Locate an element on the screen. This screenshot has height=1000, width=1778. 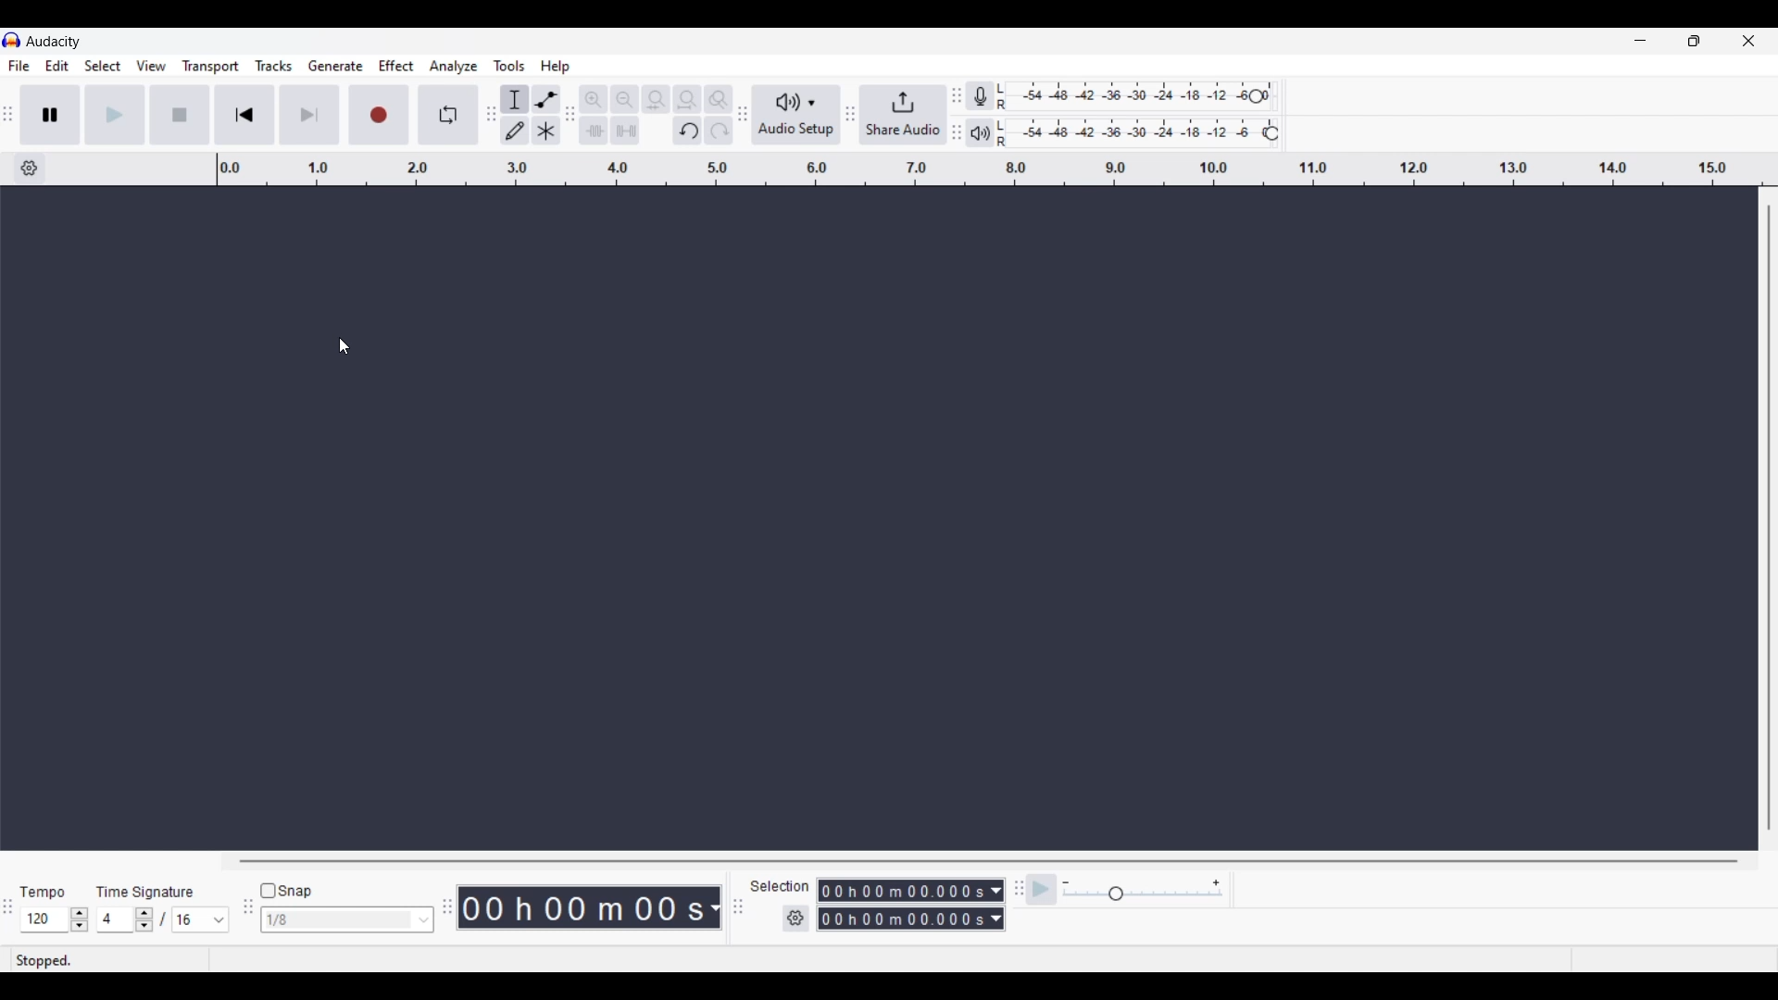
Recording duration is located at coordinates (900, 905).